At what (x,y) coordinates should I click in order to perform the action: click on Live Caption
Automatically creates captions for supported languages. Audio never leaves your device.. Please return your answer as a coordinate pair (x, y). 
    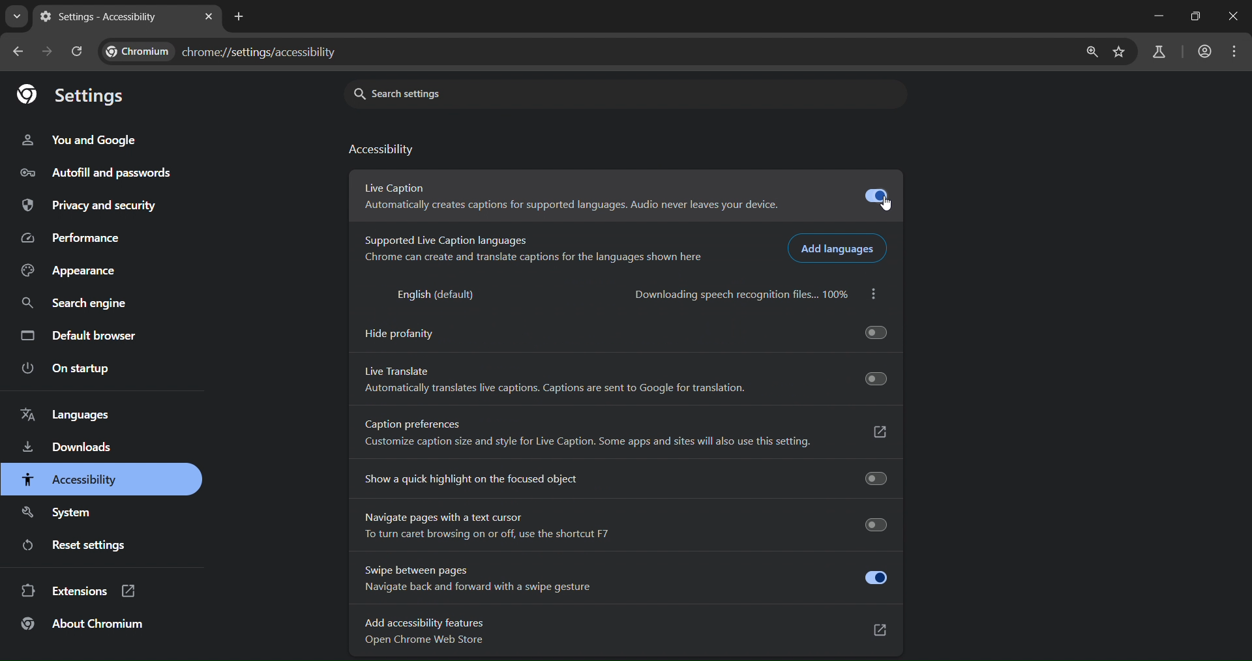
    Looking at the image, I should click on (626, 194).